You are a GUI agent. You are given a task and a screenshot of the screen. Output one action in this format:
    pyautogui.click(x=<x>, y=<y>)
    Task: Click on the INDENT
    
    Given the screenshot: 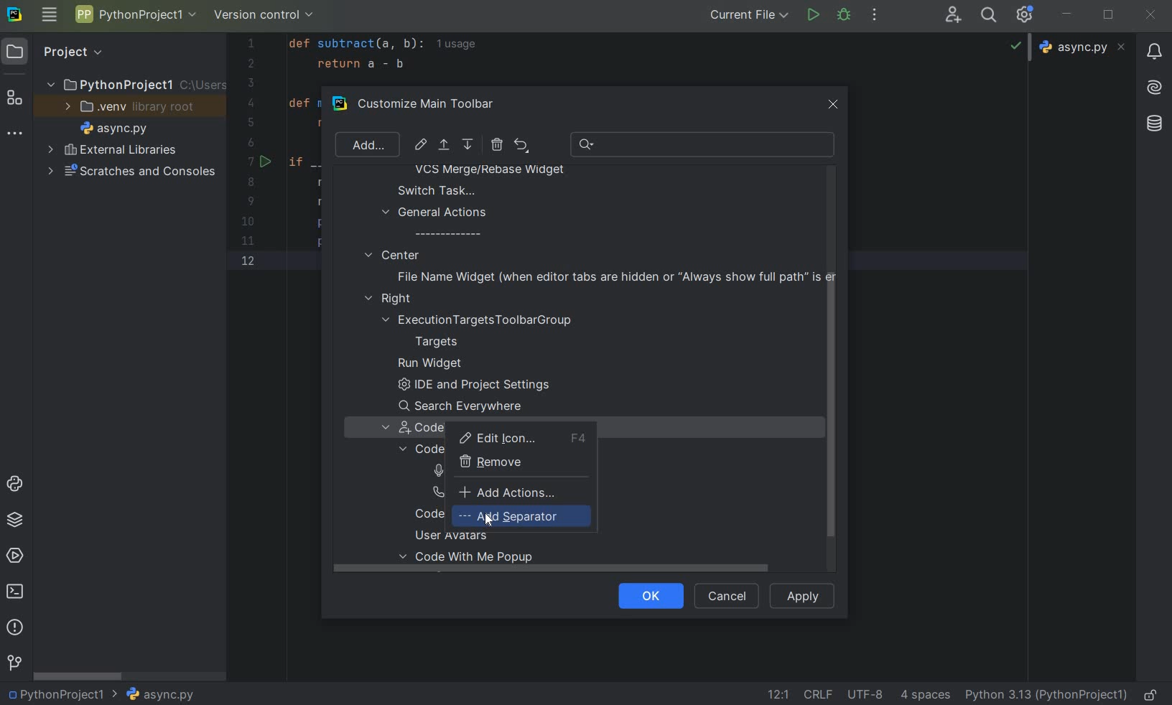 What is the action you would take?
    pyautogui.click(x=924, y=694)
    